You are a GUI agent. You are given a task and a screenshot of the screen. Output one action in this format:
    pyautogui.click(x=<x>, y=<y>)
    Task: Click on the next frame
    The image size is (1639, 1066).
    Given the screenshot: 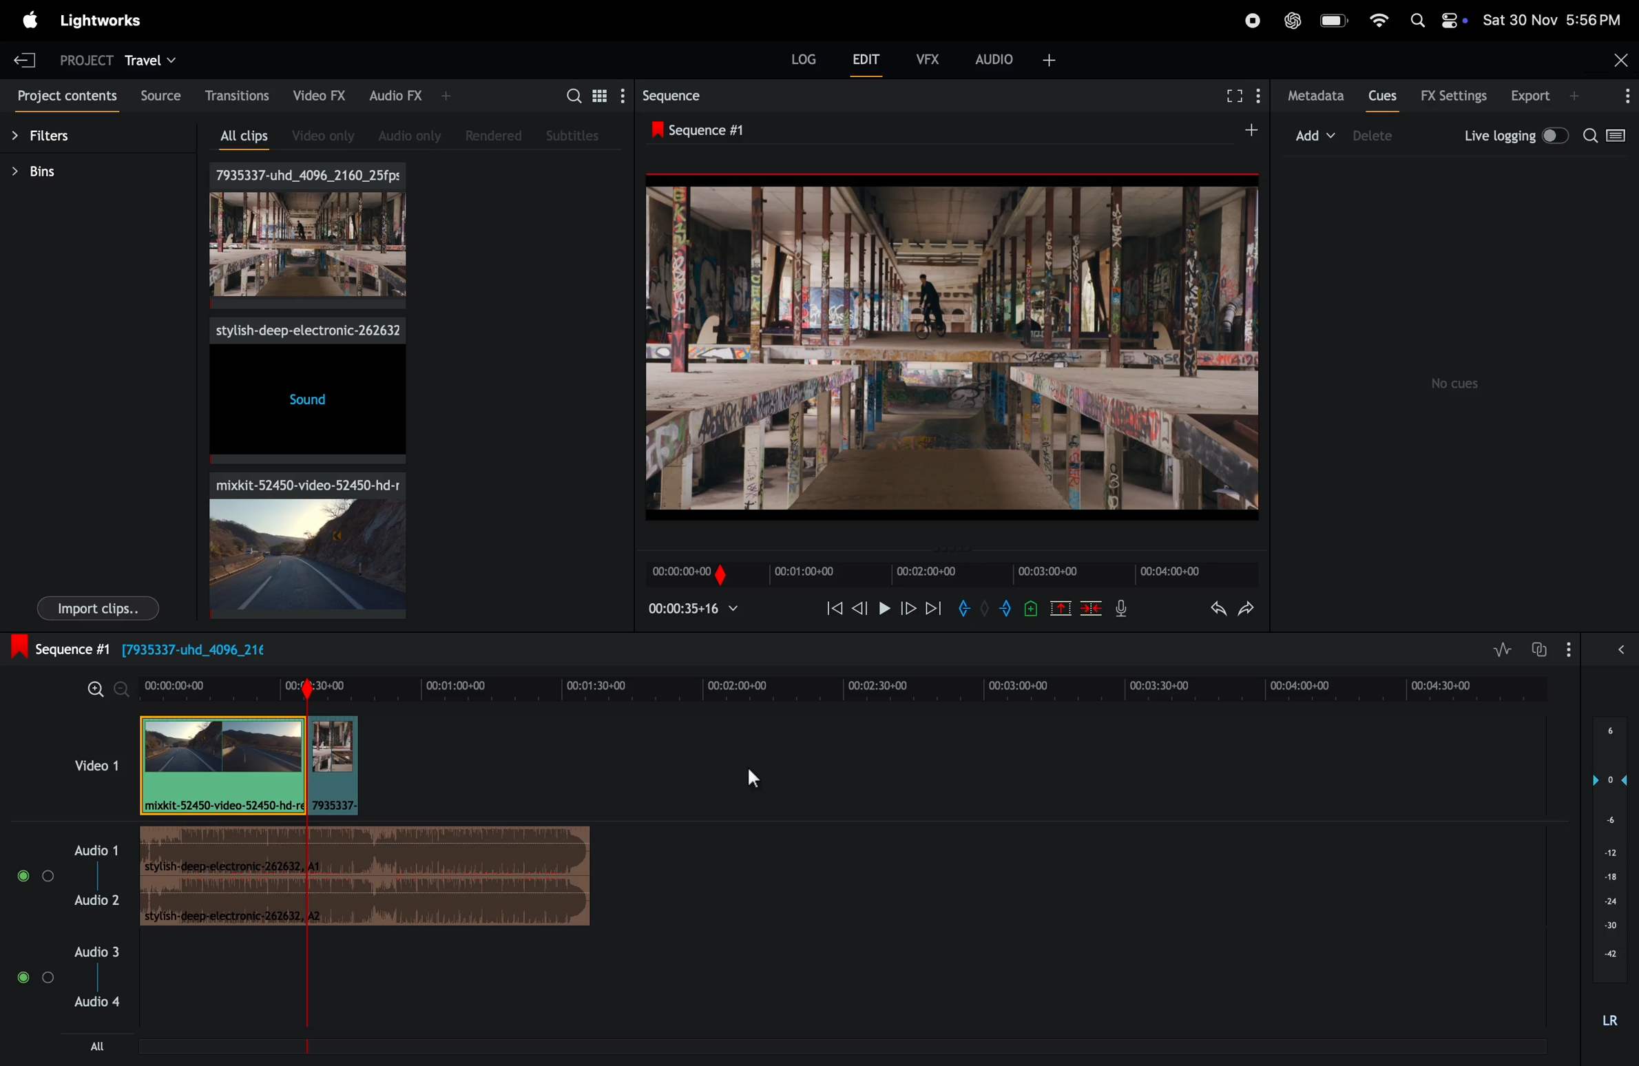 What is the action you would take?
    pyautogui.click(x=935, y=612)
    